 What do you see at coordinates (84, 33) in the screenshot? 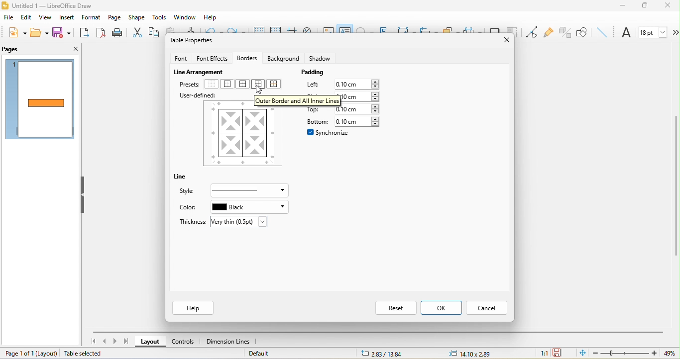
I see `export` at bounding box center [84, 33].